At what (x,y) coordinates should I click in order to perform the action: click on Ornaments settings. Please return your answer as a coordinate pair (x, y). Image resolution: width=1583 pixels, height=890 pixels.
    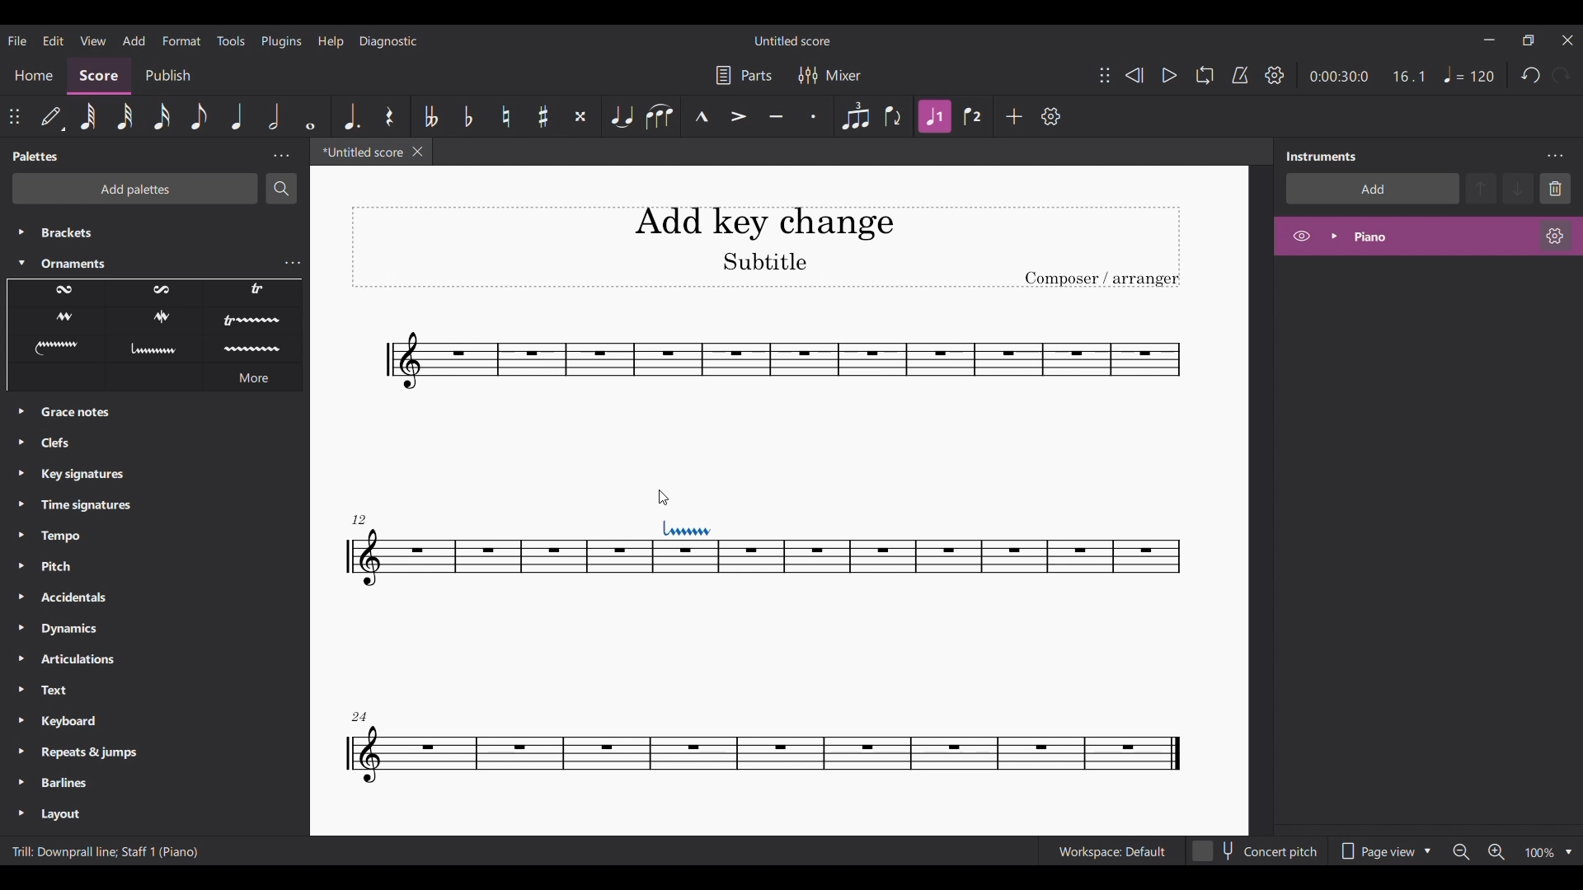
    Looking at the image, I should click on (292, 264).